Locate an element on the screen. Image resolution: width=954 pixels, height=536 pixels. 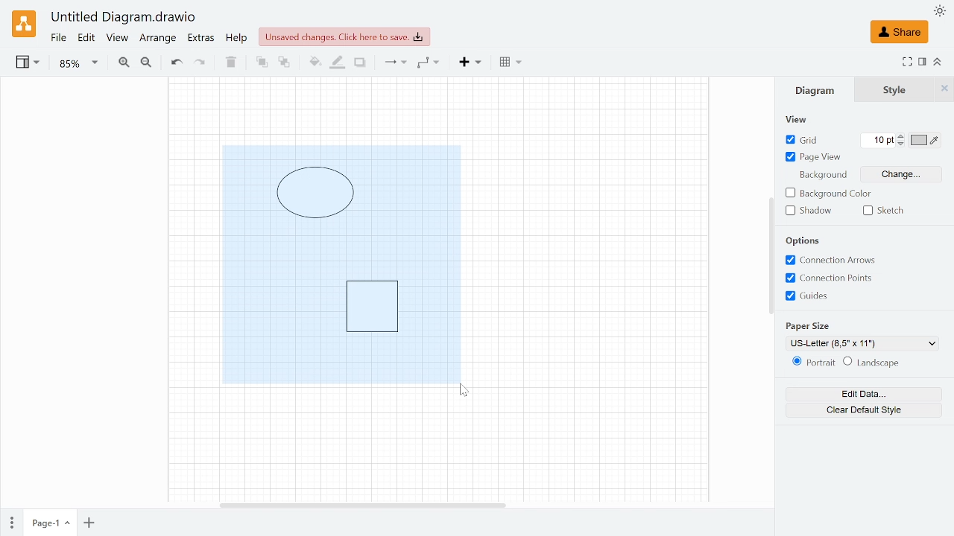
Current window is located at coordinates (124, 18).